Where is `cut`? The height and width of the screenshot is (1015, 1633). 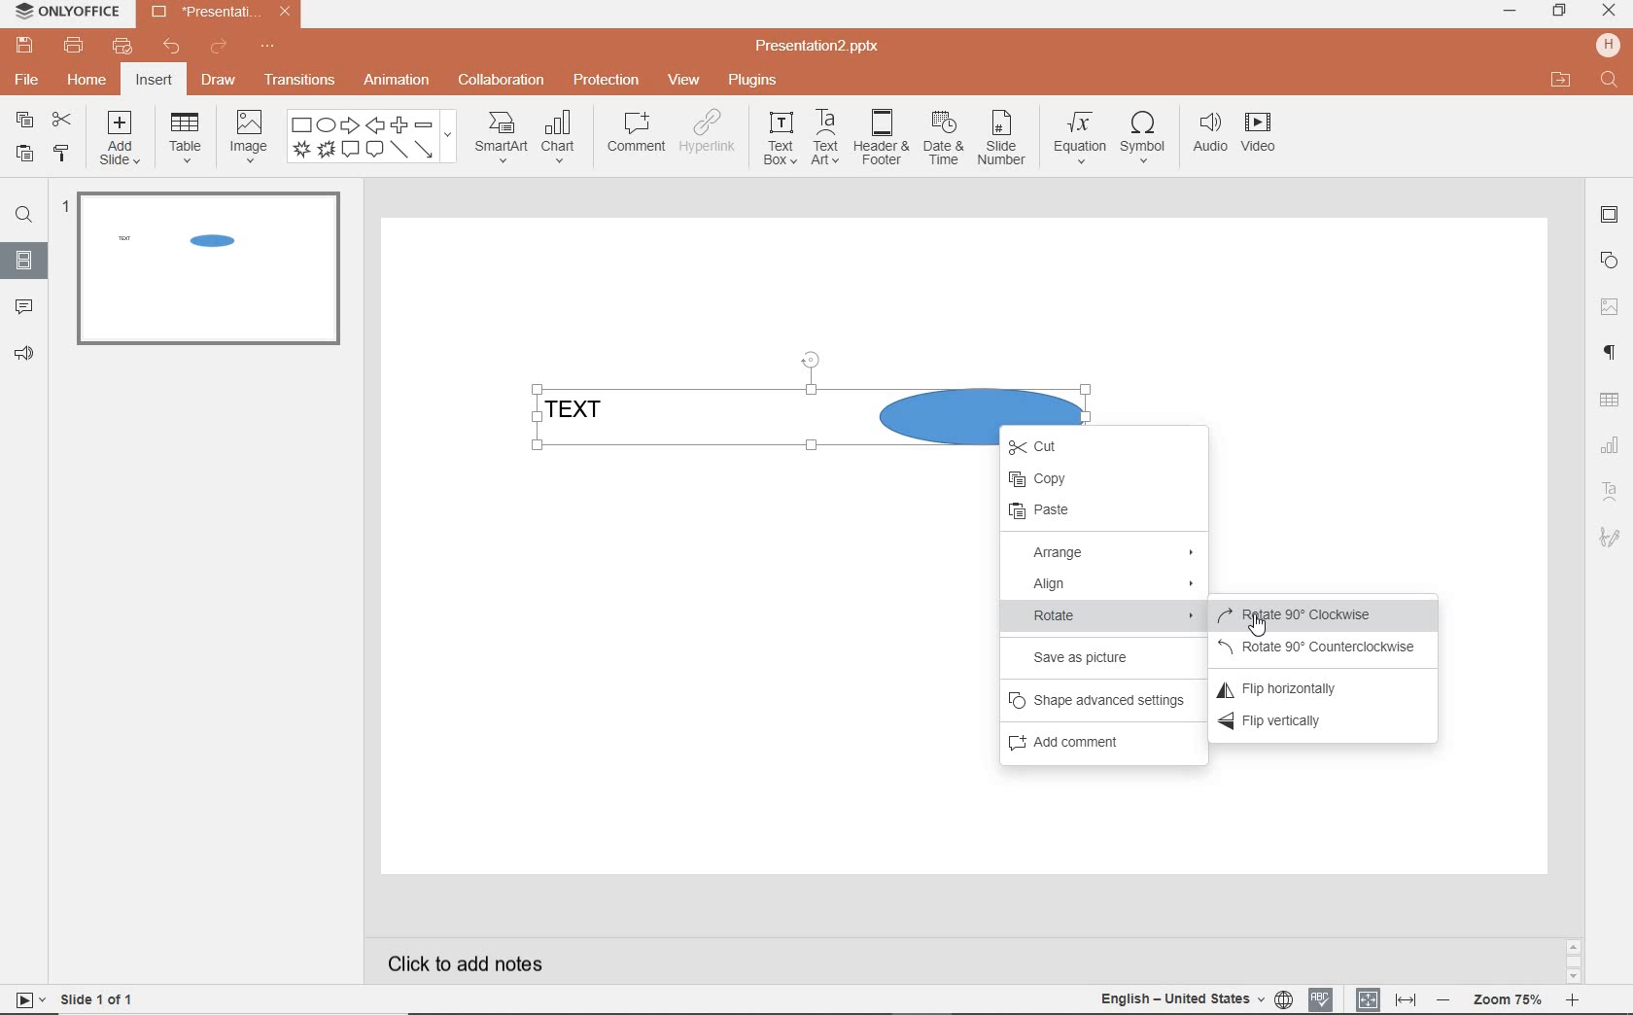 cut is located at coordinates (1052, 448).